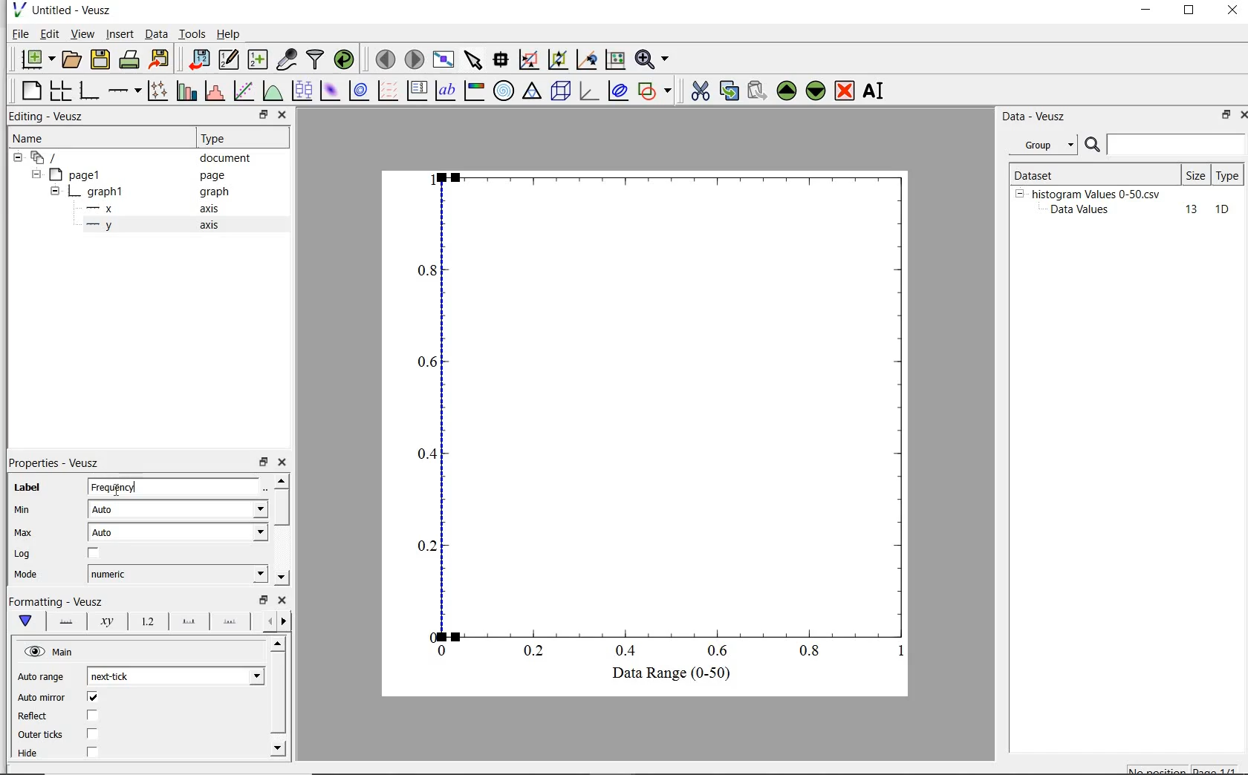  I want to click on 13, so click(1185, 210).